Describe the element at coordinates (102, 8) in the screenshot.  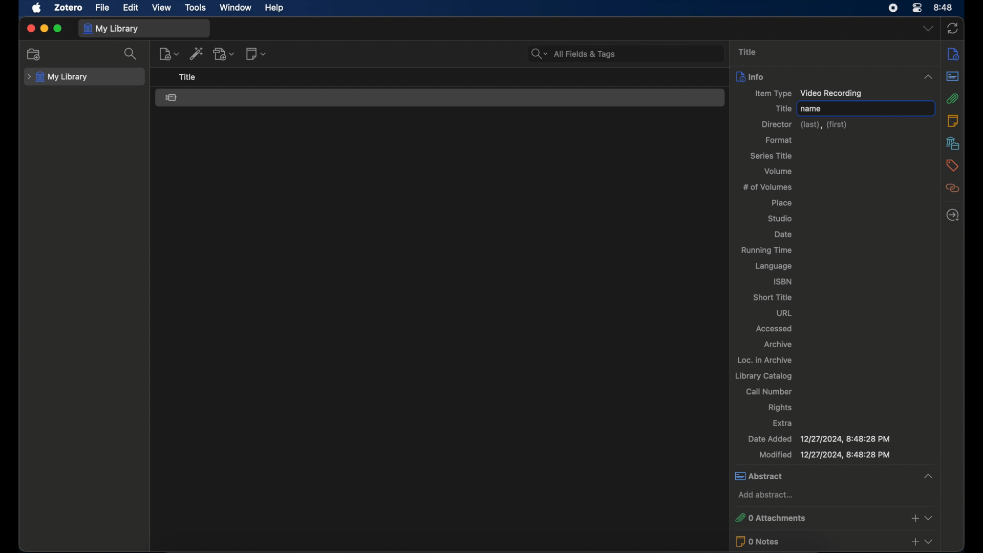
I see `file` at that location.